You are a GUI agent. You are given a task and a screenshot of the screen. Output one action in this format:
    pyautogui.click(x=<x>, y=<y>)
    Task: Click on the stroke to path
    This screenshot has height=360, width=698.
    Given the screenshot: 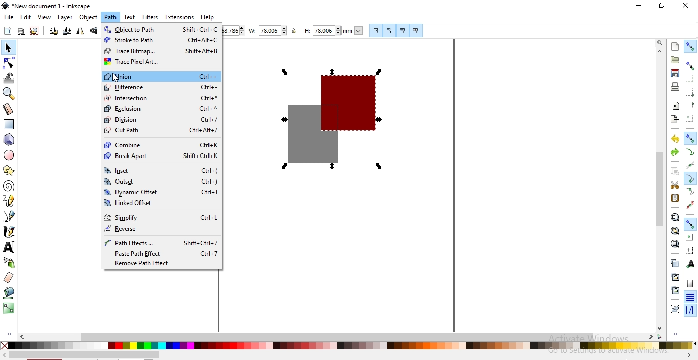 What is the action you would take?
    pyautogui.click(x=160, y=41)
    